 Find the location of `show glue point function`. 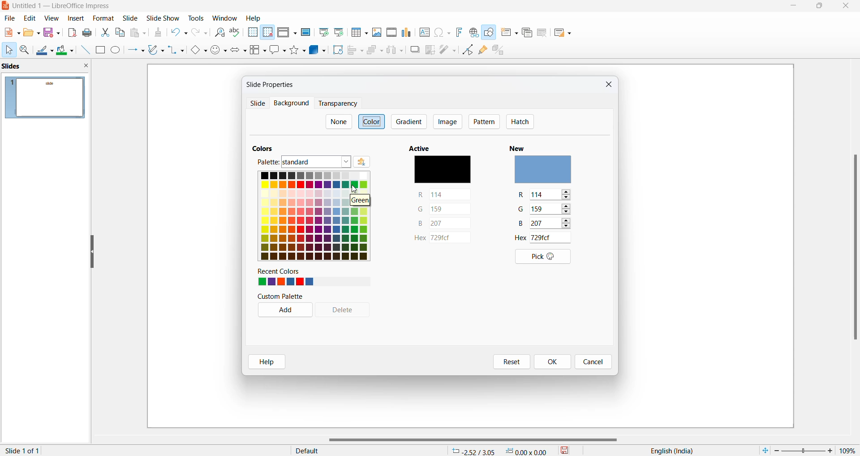

show glue point function is located at coordinates (483, 52).